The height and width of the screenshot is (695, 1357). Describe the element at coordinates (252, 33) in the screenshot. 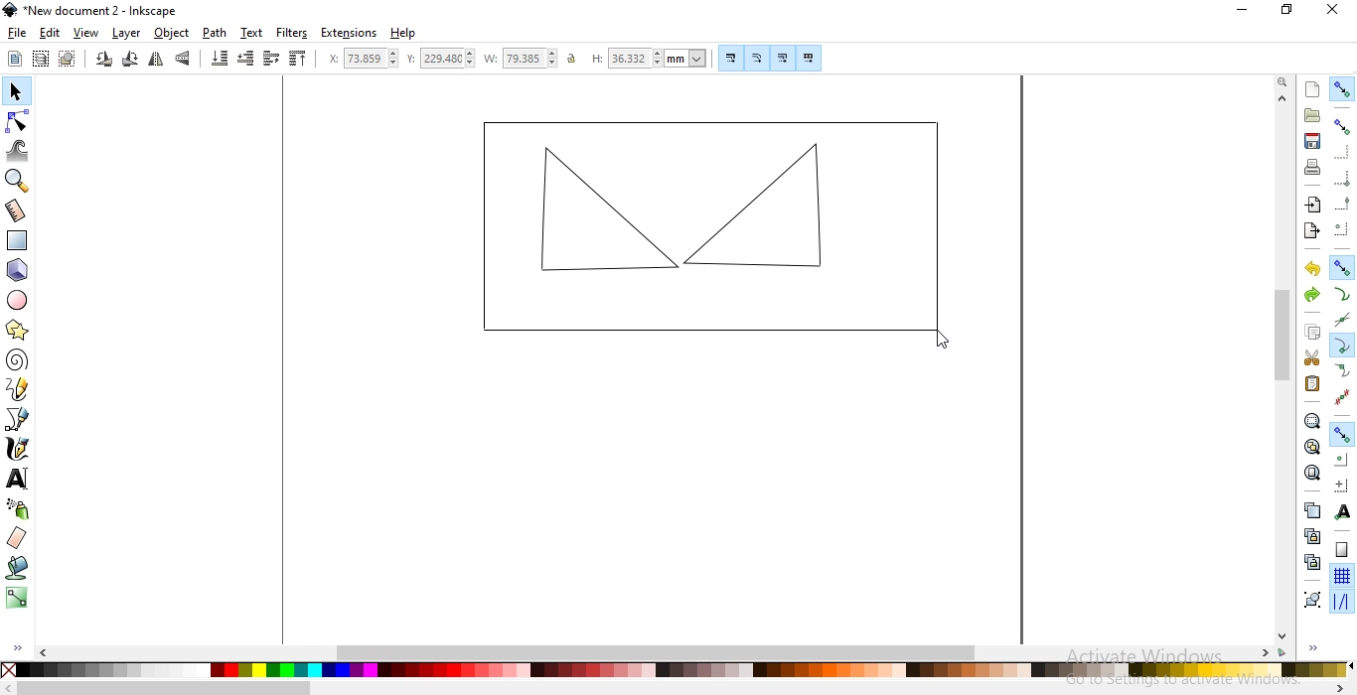

I see `text` at that location.